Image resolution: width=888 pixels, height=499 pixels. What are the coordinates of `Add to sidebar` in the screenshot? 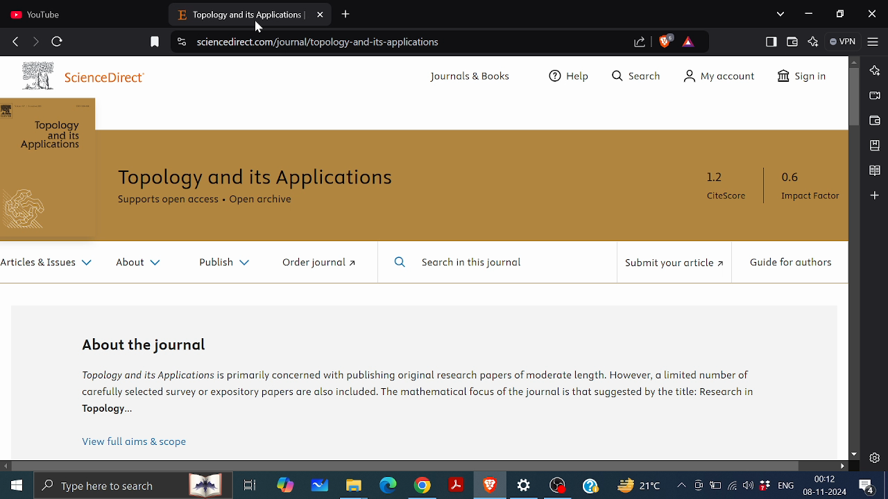 It's located at (874, 195).